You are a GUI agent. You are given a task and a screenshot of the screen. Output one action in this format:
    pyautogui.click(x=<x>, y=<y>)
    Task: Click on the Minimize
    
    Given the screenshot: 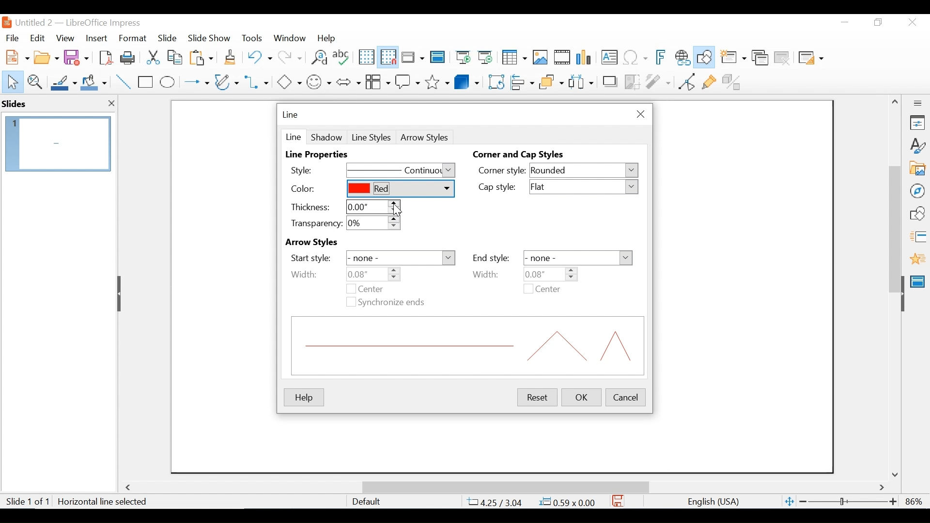 What is the action you would take?
    pyautogui.click(x=844, y=22)
    